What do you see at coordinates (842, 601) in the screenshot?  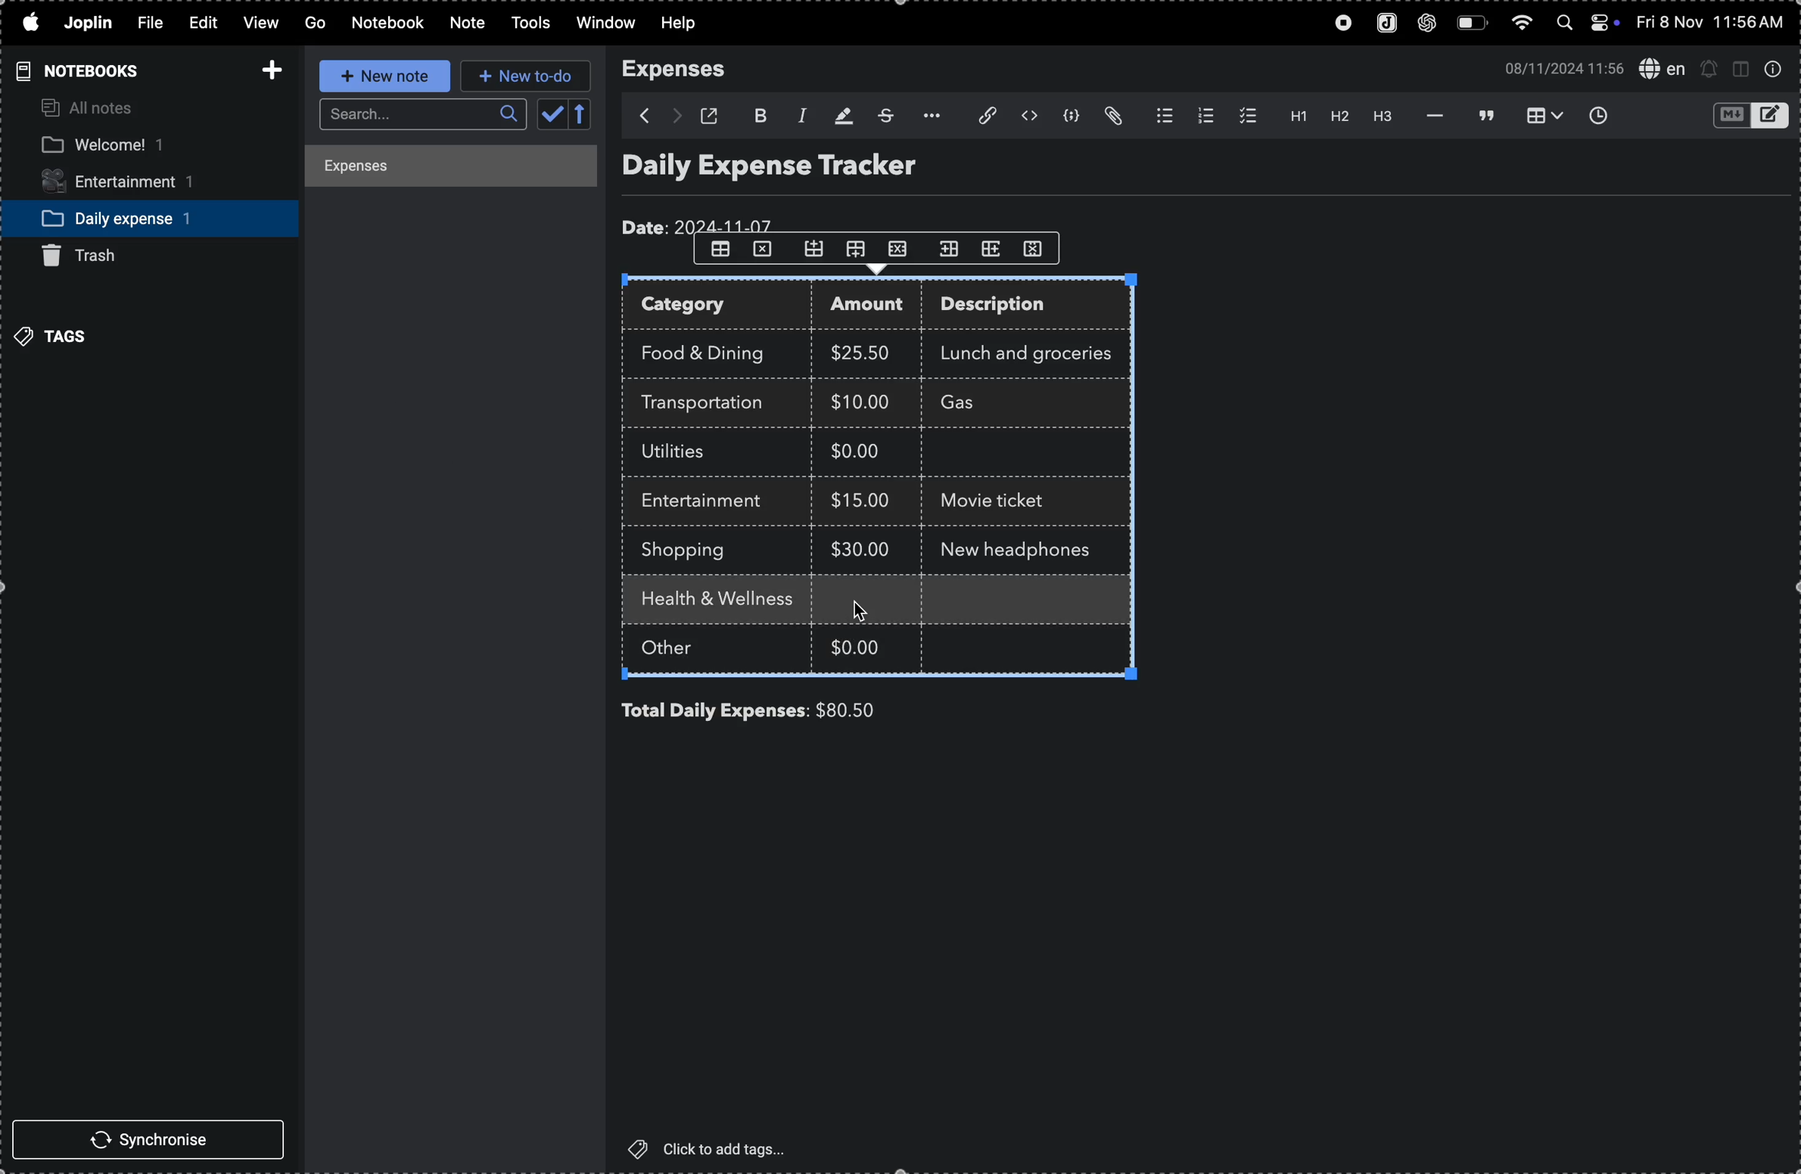 I see `text` at bounding box center [842, 601].